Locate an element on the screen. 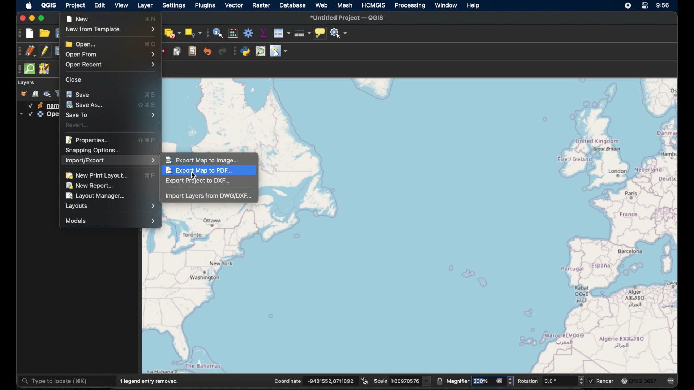 The width and height of the screenshot is (694, 390). deselect features is located at coordinates (172, 33).